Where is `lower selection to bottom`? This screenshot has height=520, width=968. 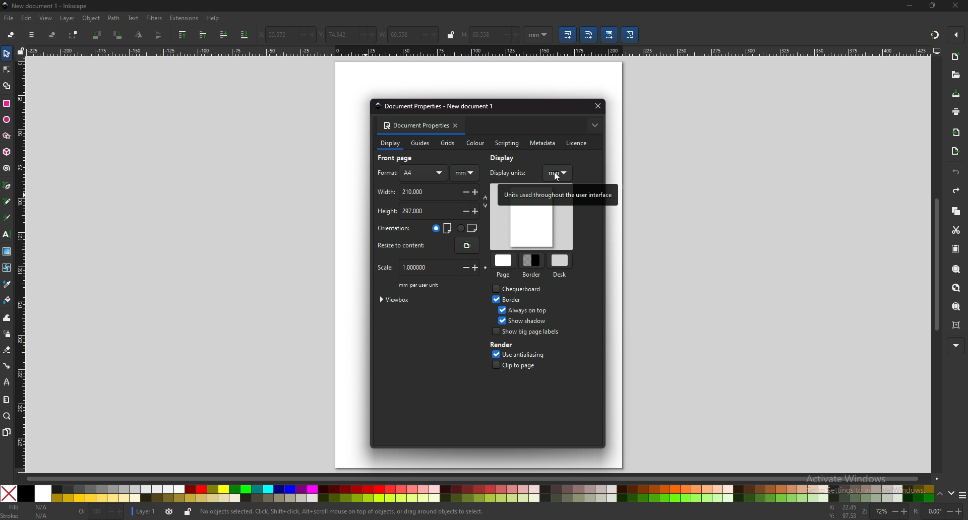 lower selection to bottom is located at coordinates (245, 35).